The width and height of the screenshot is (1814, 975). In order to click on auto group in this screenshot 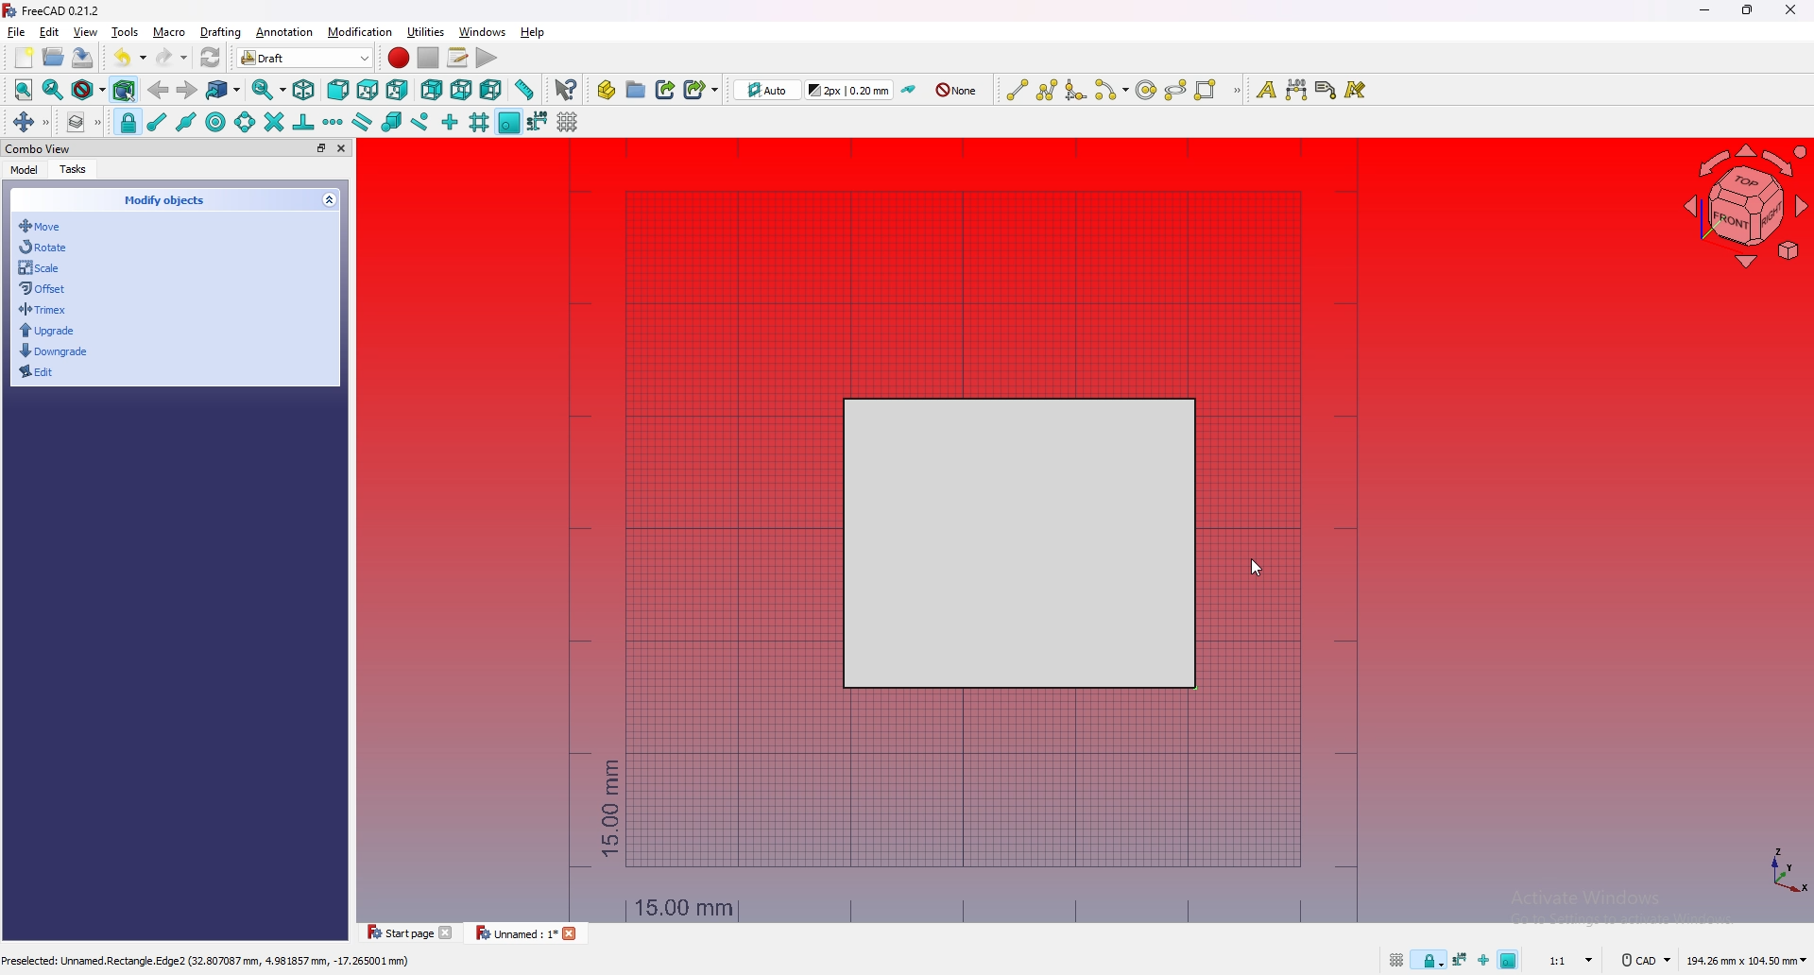, I will do `click(957, 91)`.